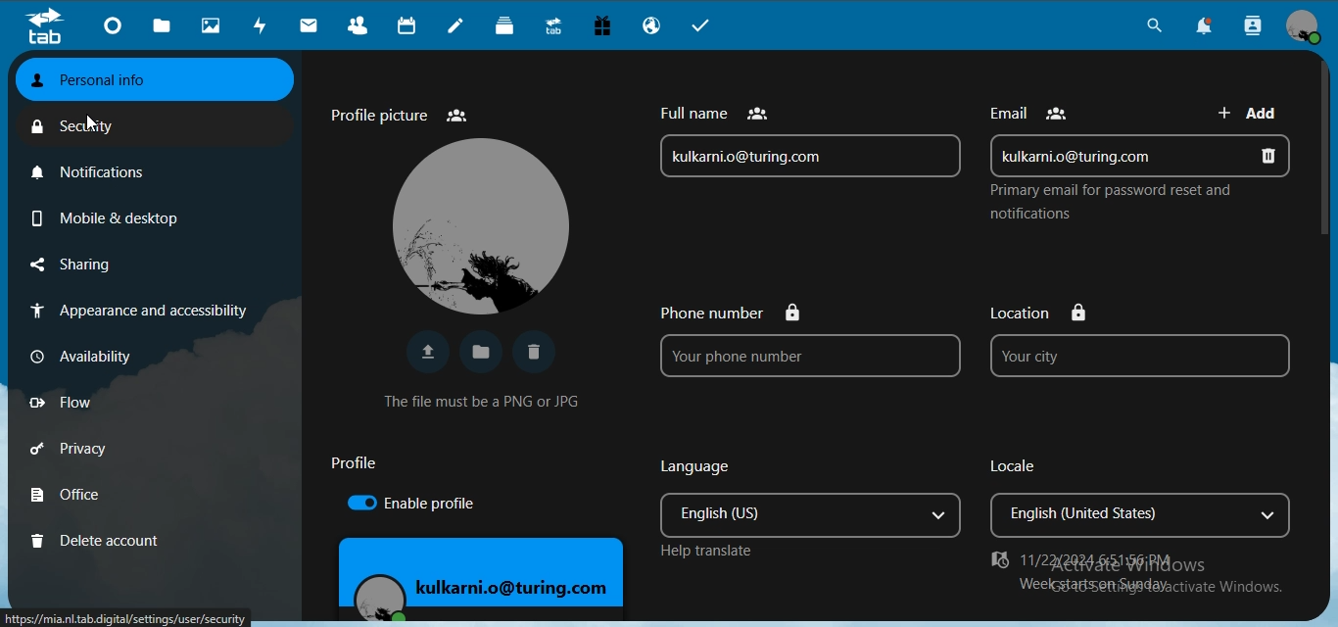  I want to click on dropdown, so click(1274, 515).